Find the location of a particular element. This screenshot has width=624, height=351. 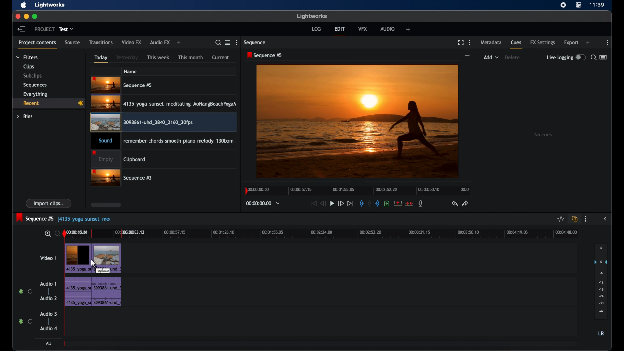

search is located at coordinates (593, 58).